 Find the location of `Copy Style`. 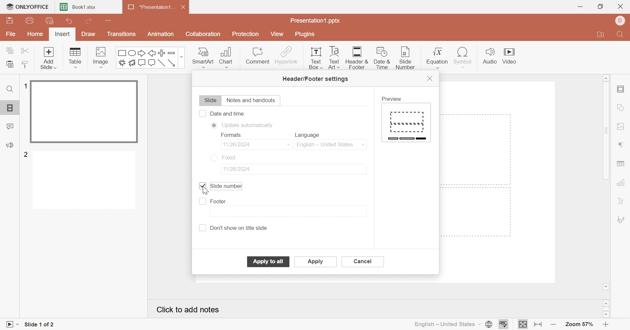

Copy Style is located at coordinates (25, 64).